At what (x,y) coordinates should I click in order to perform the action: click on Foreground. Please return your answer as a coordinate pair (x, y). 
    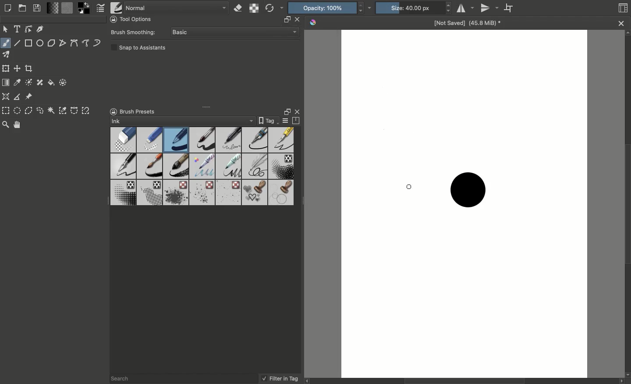
    Looking at the image, I should click on (86, 8).